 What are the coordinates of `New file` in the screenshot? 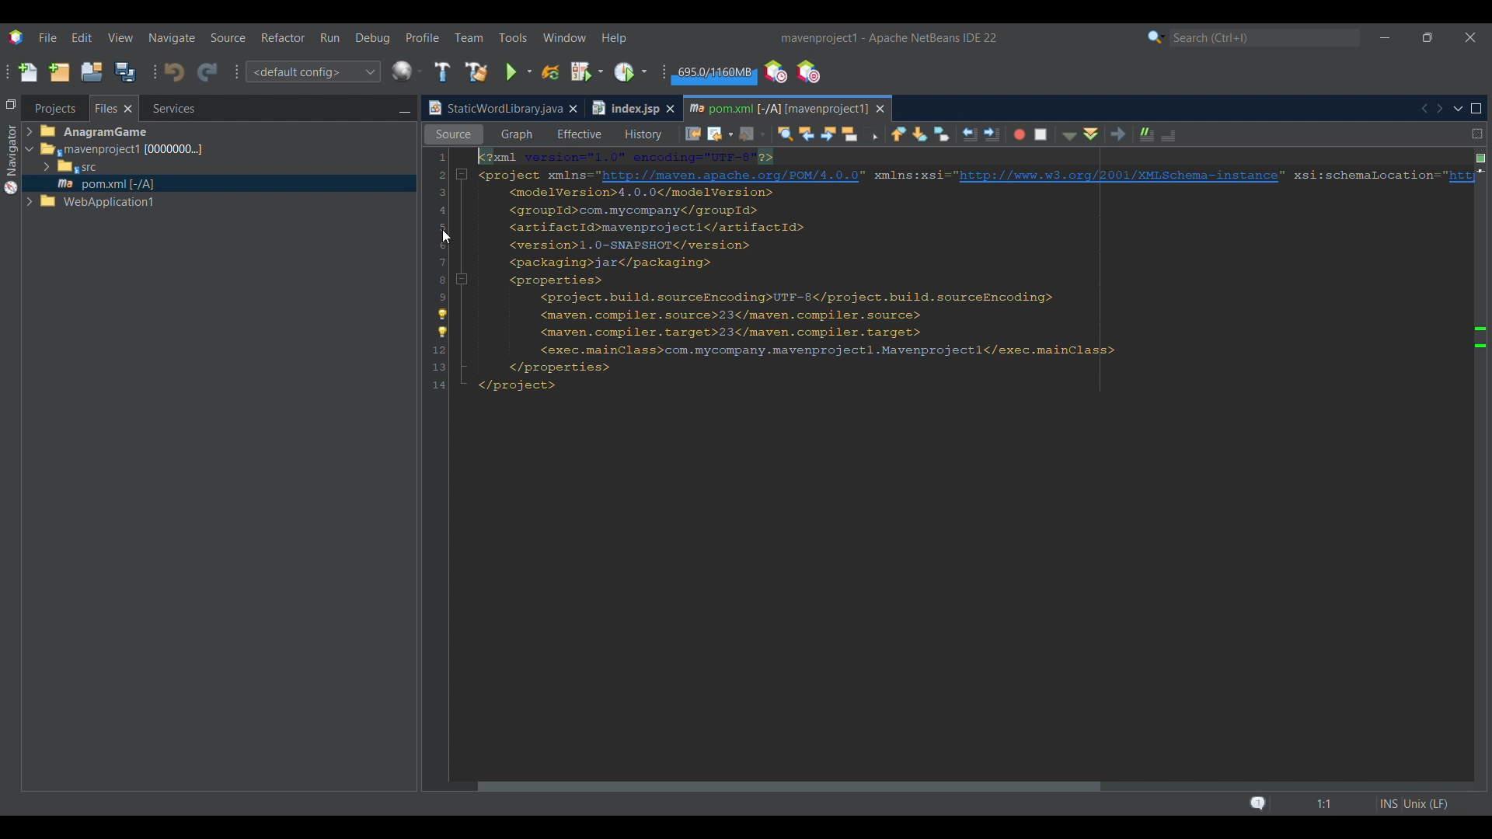 It's located at (27, 72).